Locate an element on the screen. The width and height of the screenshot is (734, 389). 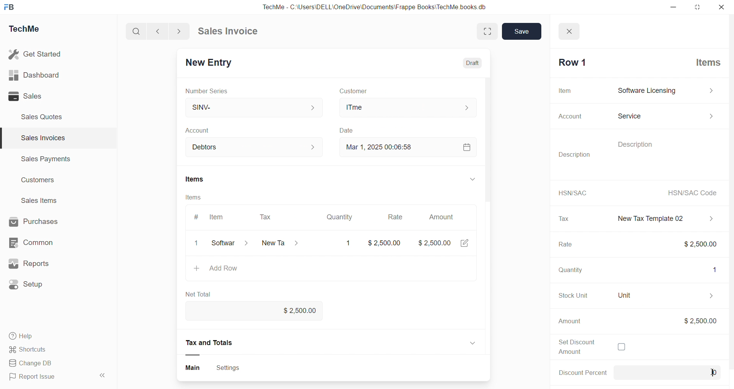
$2,500.00 is located at coordinates (694, 243).